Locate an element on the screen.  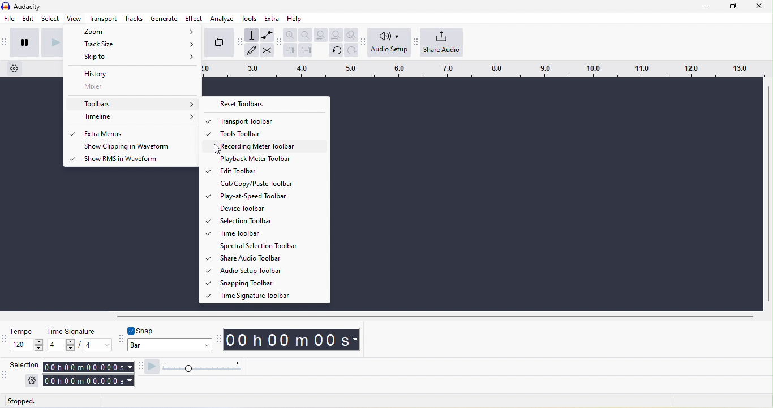
close is located at coordinates (759, 6).